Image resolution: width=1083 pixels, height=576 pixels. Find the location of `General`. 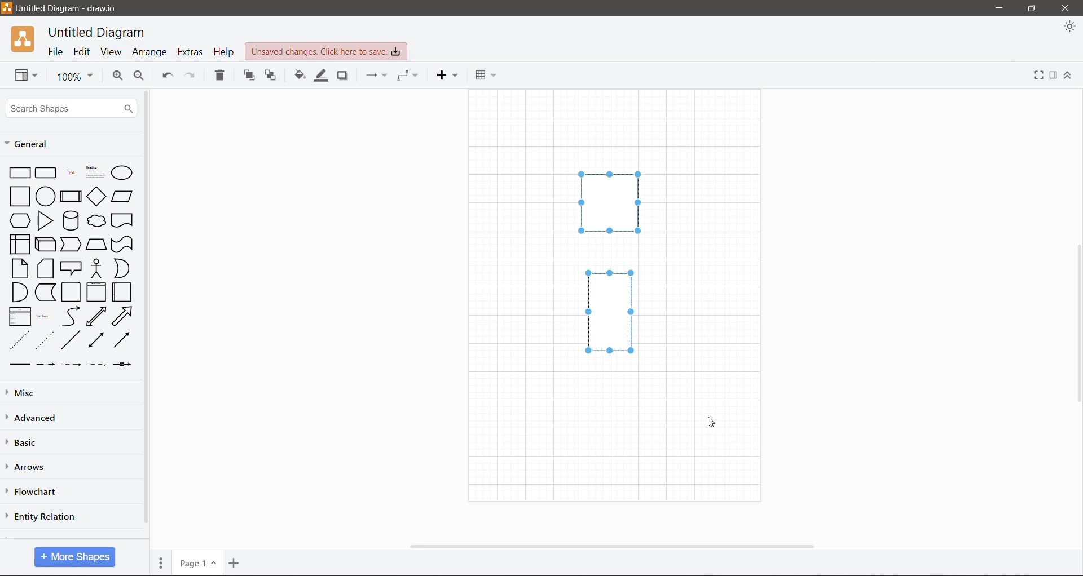

General is located at coordinates (34, 145).